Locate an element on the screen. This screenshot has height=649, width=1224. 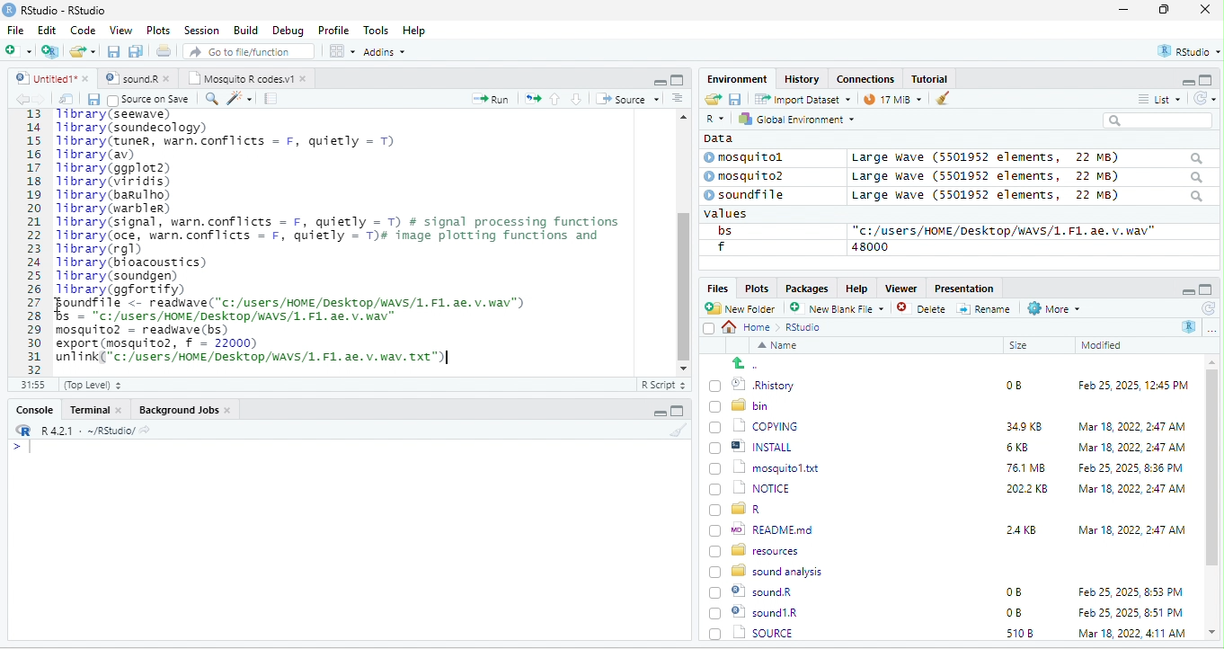
search is located at coordinates (1157, 120).